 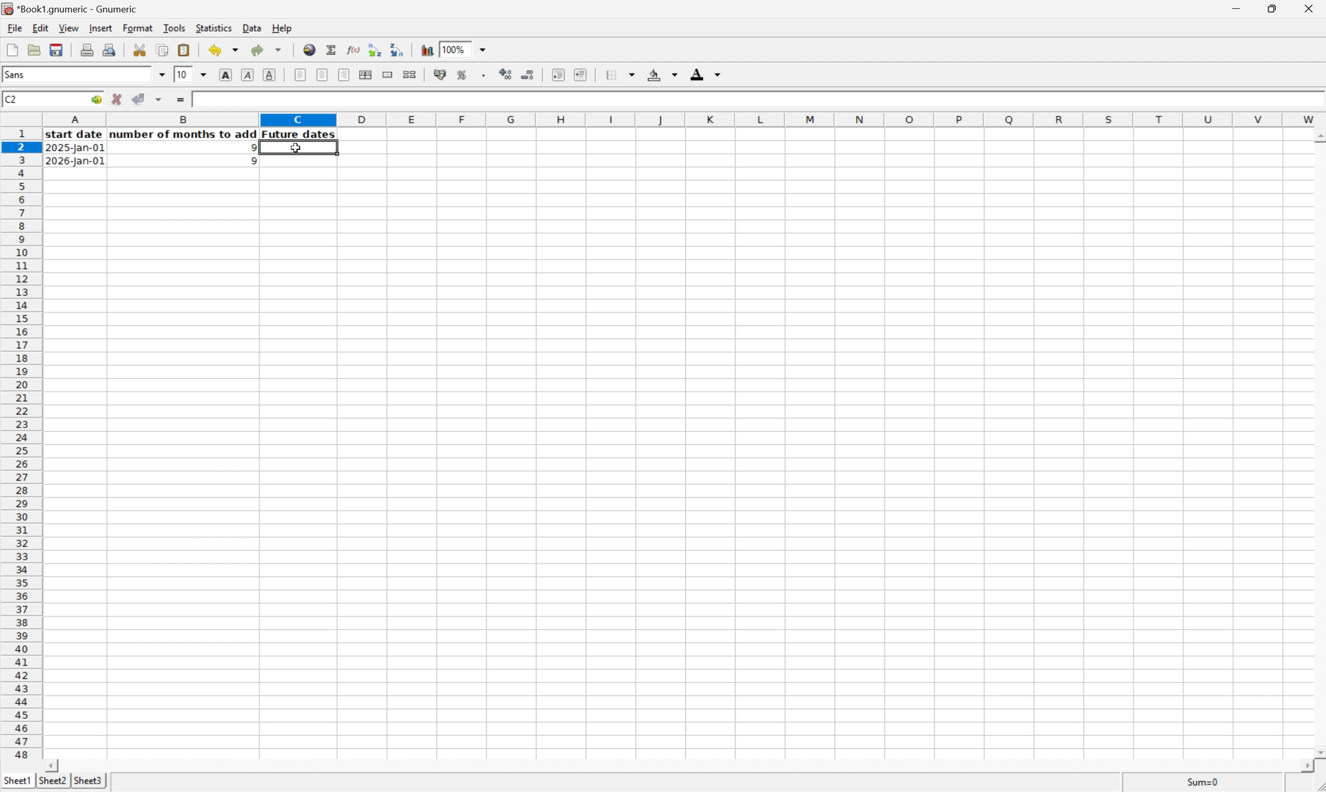 I want to click on Drop Down, so click(x=163, y=75).